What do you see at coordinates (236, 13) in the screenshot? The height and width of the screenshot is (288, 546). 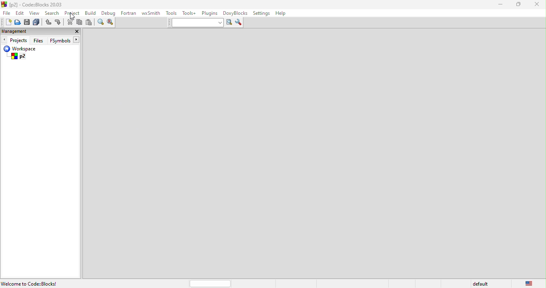 I see `doxyblocks` at bounding box center [236, 13].